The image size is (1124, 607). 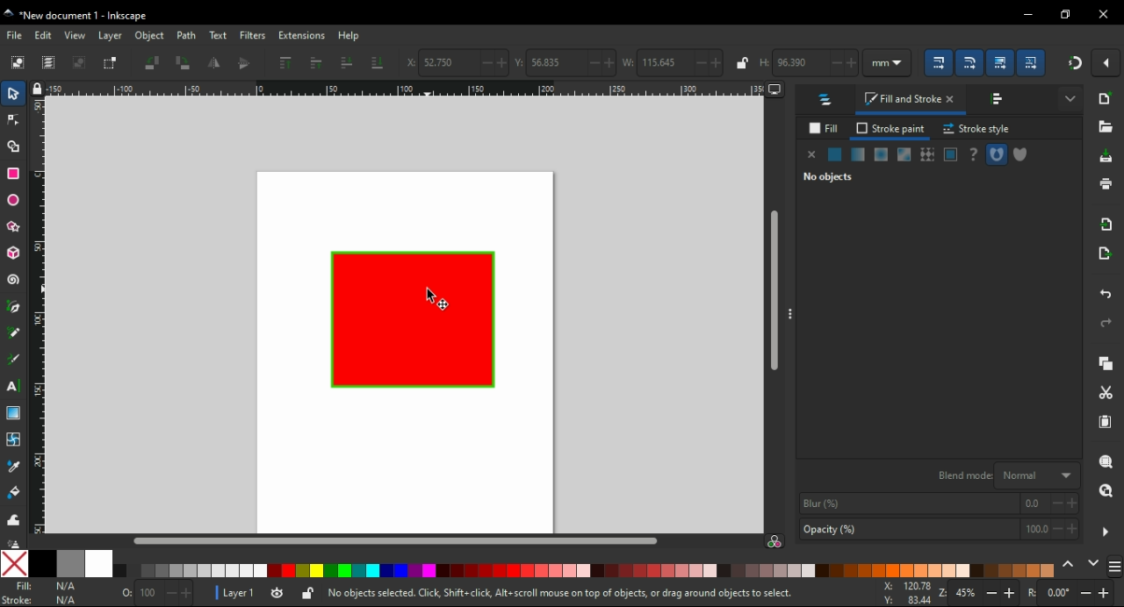 What do you see at coordinates (347, 63) in the screenshot?
I see `lower` at bounding box center [347, 63].